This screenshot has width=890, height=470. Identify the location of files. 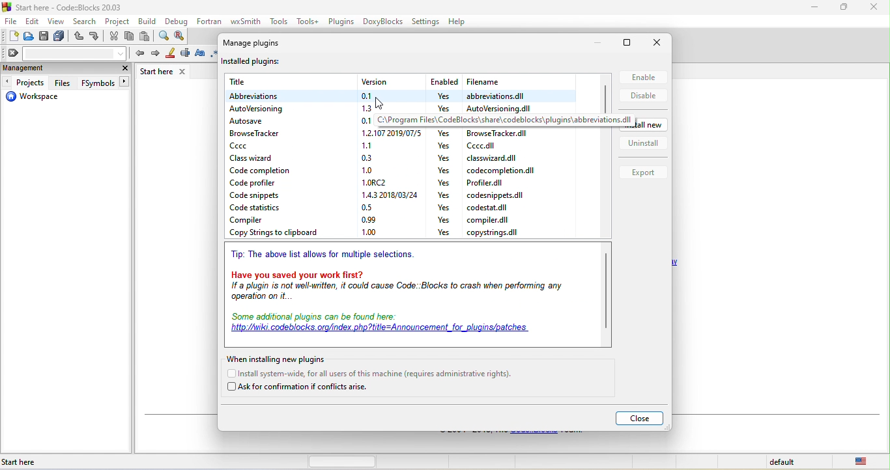
(65, 83).